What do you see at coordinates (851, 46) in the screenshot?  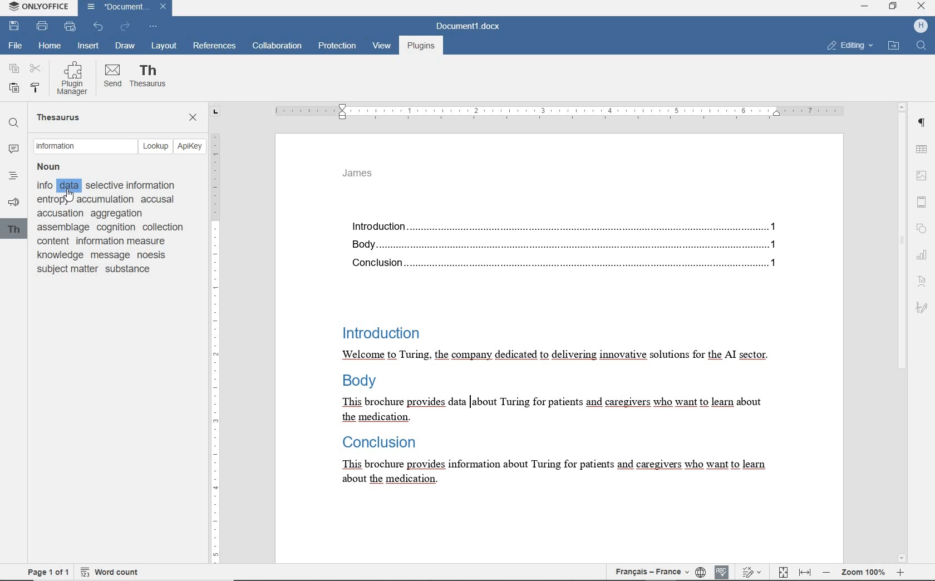 I see `EDITING` at bounding box center [851, 46].